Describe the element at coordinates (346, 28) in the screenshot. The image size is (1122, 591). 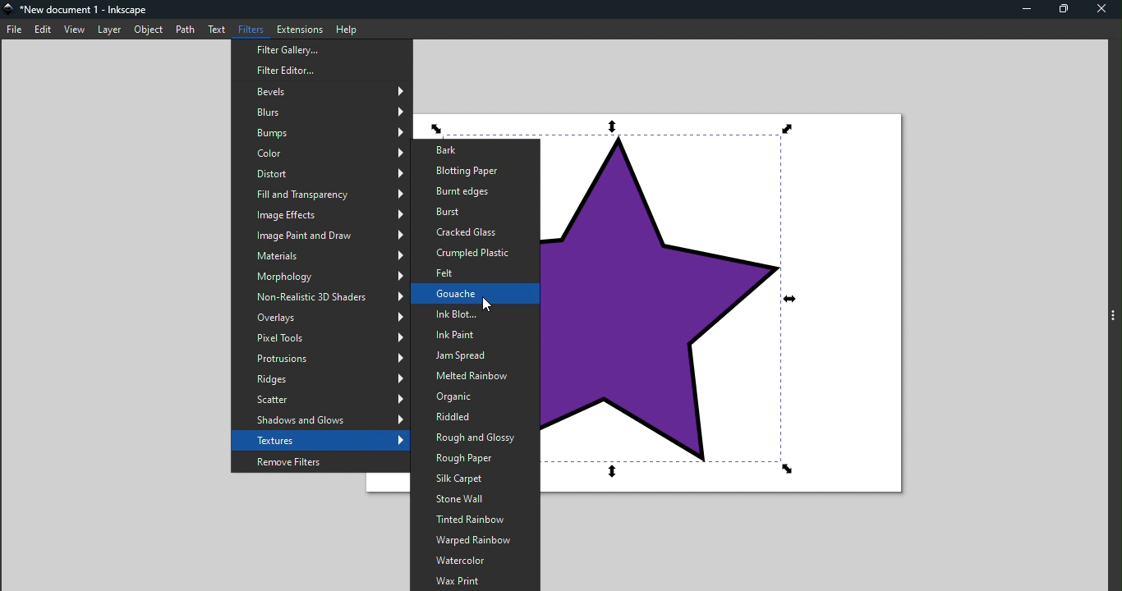
I see `Help` at that location.